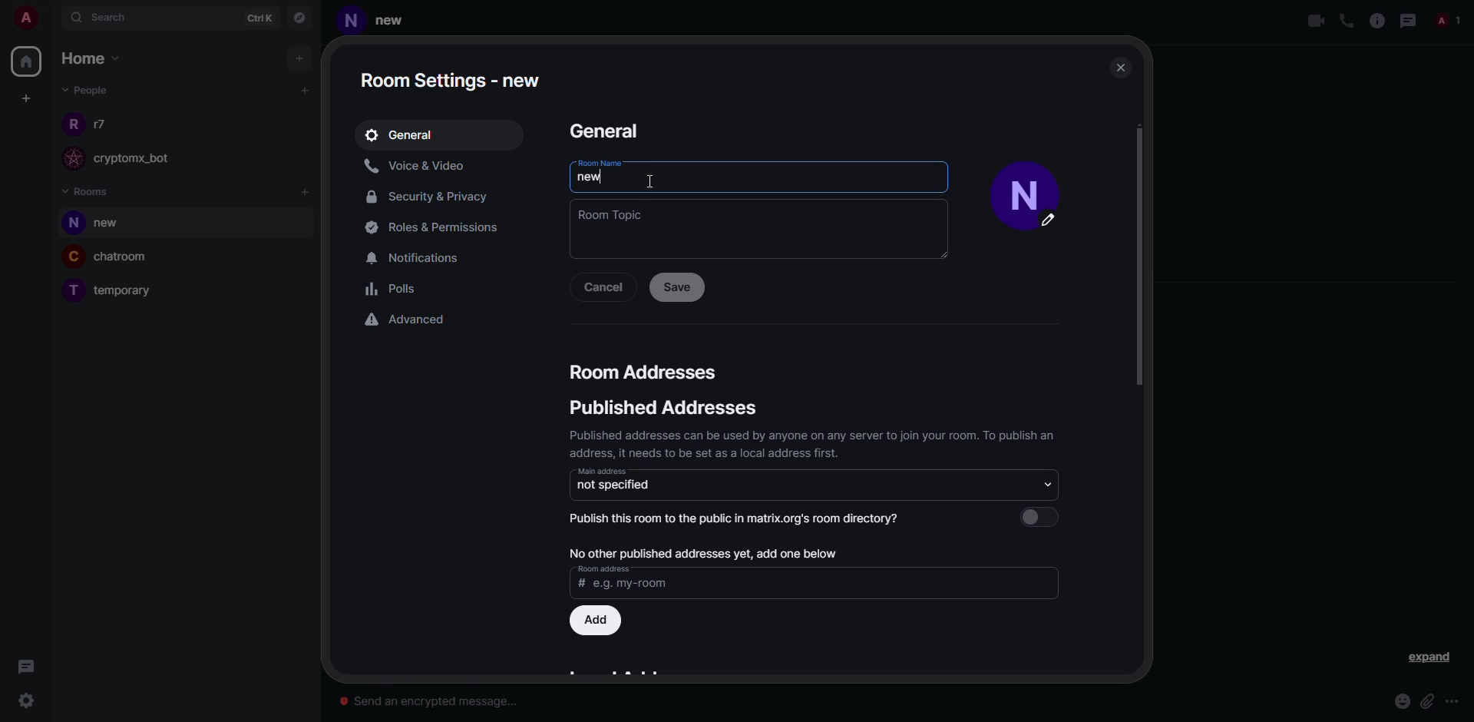 This screenshot has width=1474, height=722. What do you see at coordinates (84, 90) in the screenshot?
I see `people` at bounding box center [84, 90].